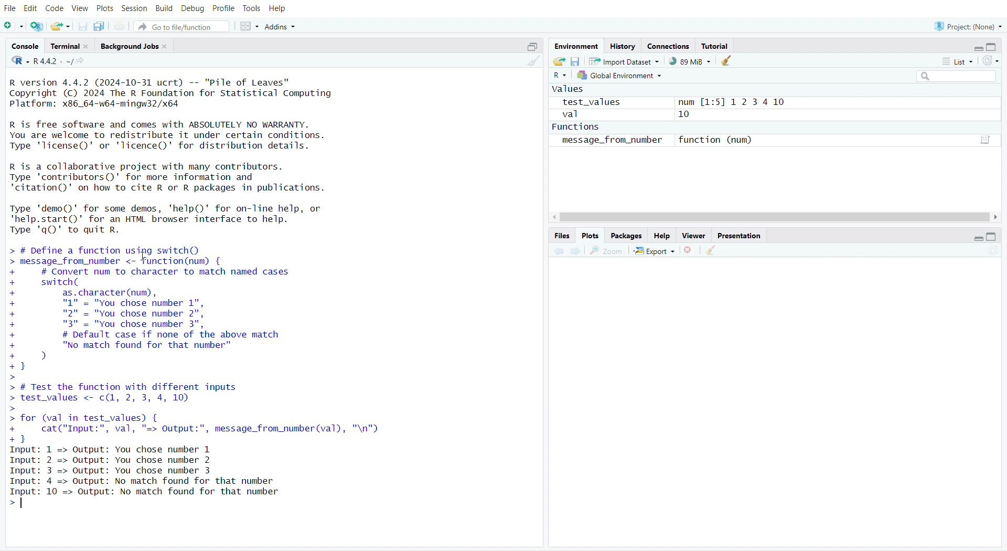  What do you see at coordinates (776, 216) in the screenshot?
I see `Cursor` at bounding box center [776, 216].